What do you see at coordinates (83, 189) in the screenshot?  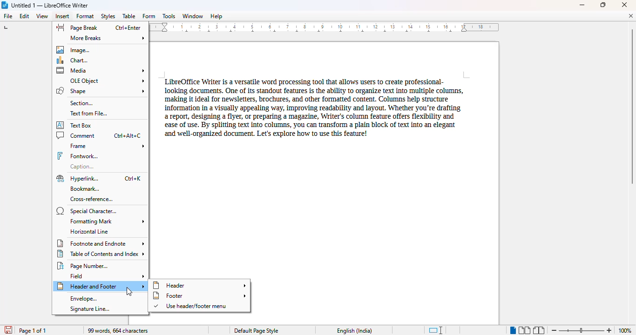 I see `bookmark` at bounding box center [83, 189].